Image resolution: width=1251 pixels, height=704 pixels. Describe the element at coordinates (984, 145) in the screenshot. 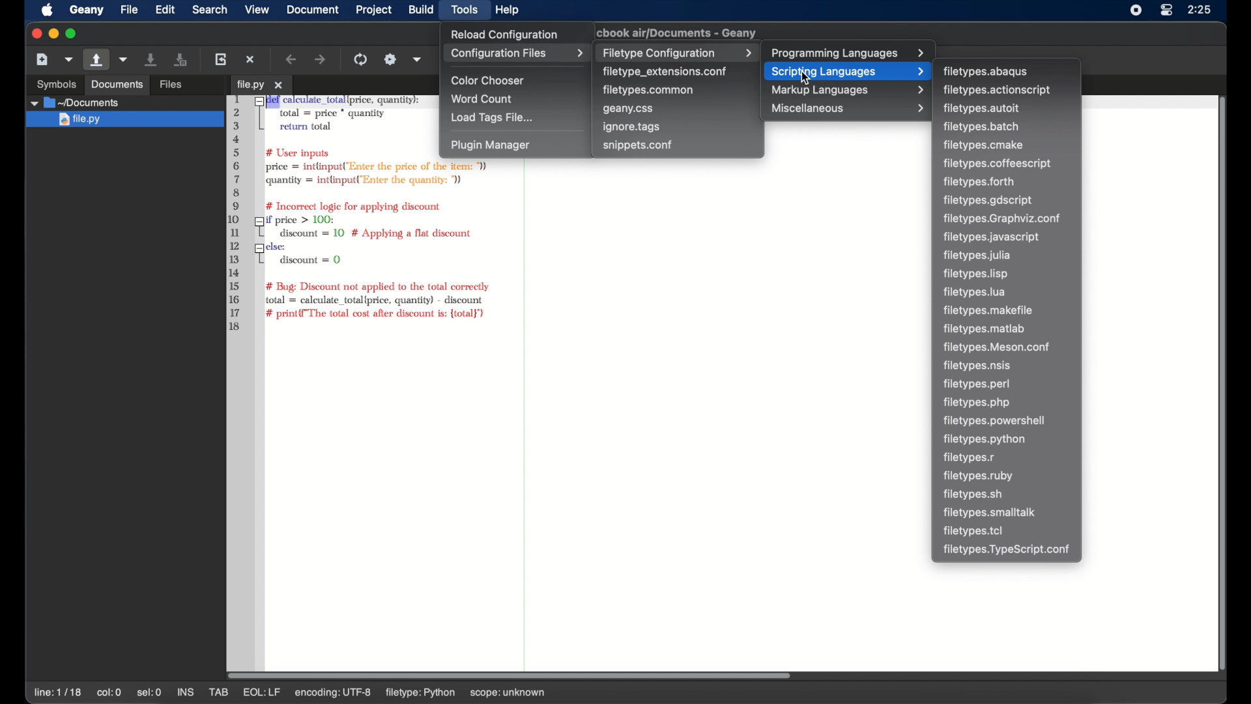

I see `filetypes` at that location.